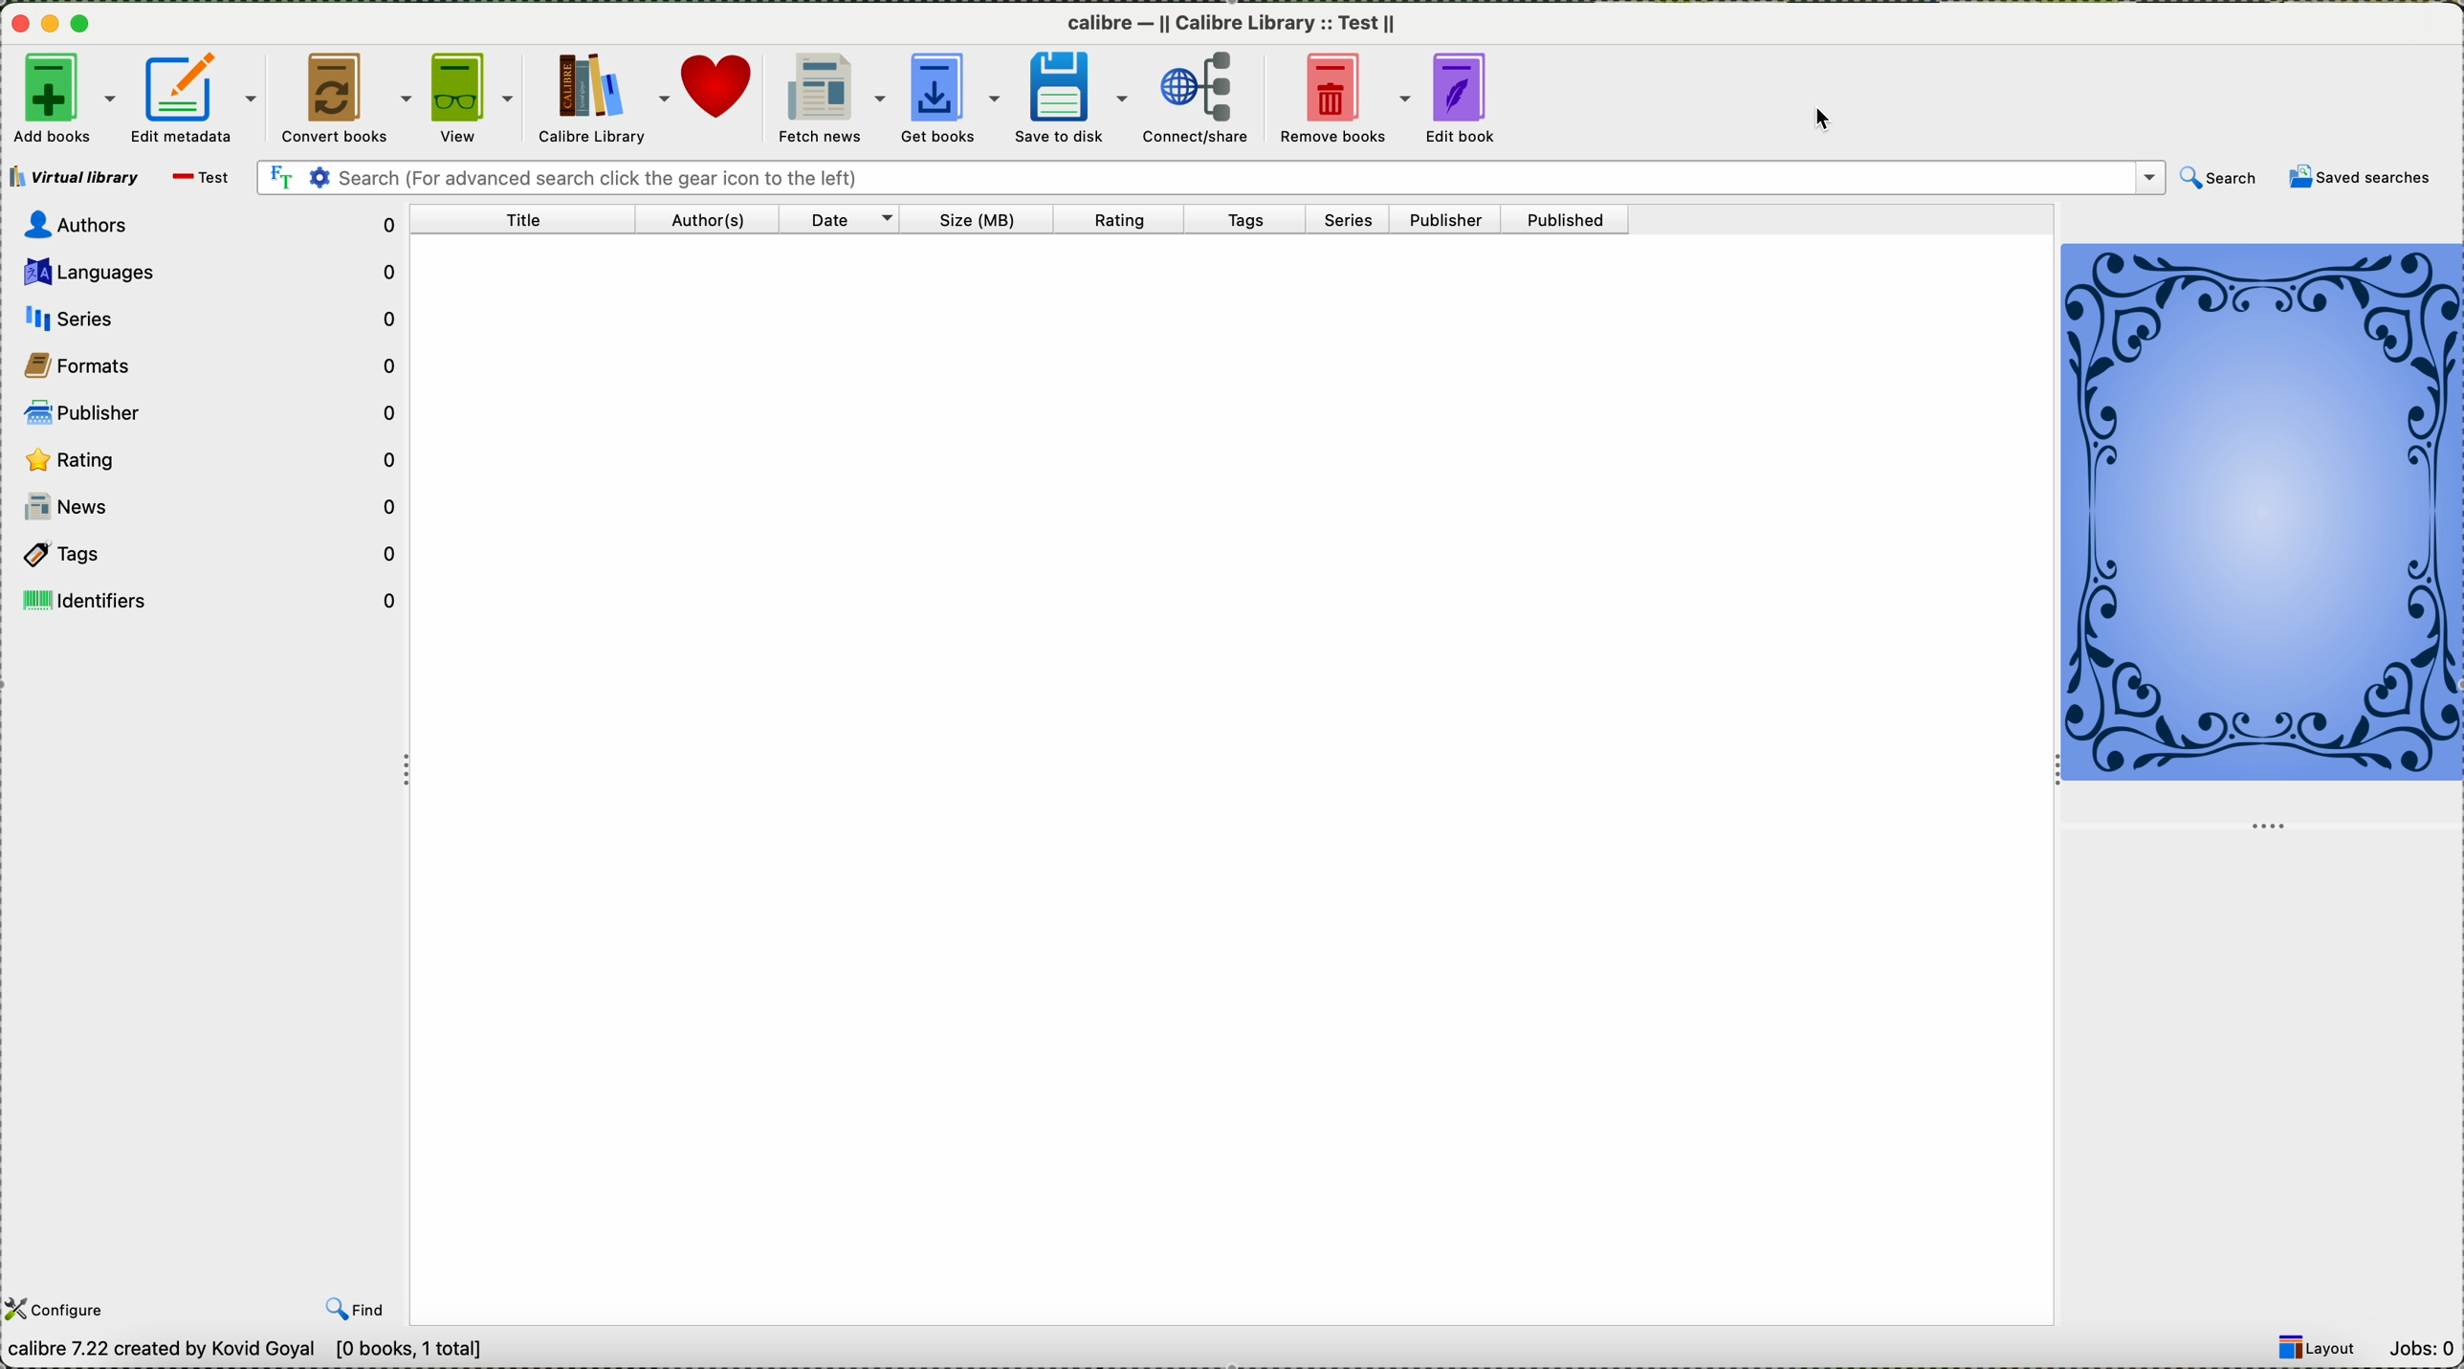 The width and height of the screenshot is (2464, 1369). What do you see at coordinates (210, 511) in the screenshot?
I see `news` at bounding box center [210, 511].